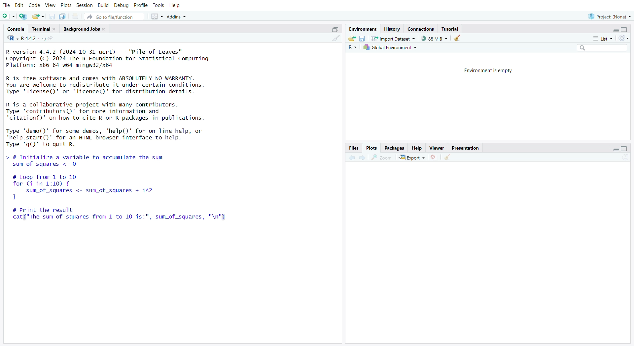 Image resolution: width=634 pixels, height=346 pixels. What do you see at coordinates (48, 155) in the screenshot?
I see `cursor` at bounding box center [48, 155].